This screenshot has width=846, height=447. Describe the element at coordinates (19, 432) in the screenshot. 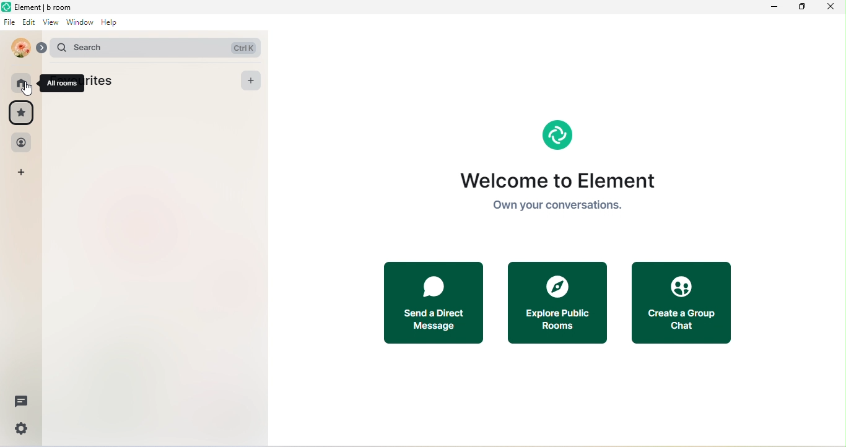

I see `setting` at that location.